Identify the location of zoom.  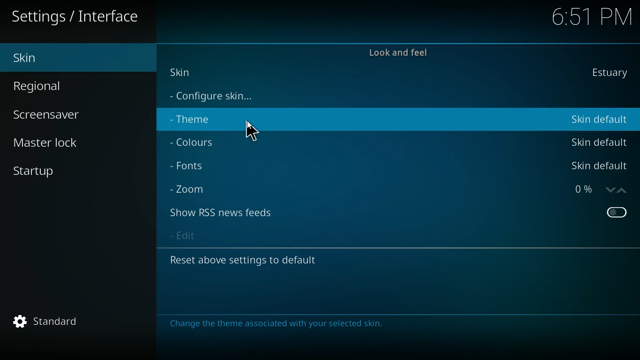
(192, 187).